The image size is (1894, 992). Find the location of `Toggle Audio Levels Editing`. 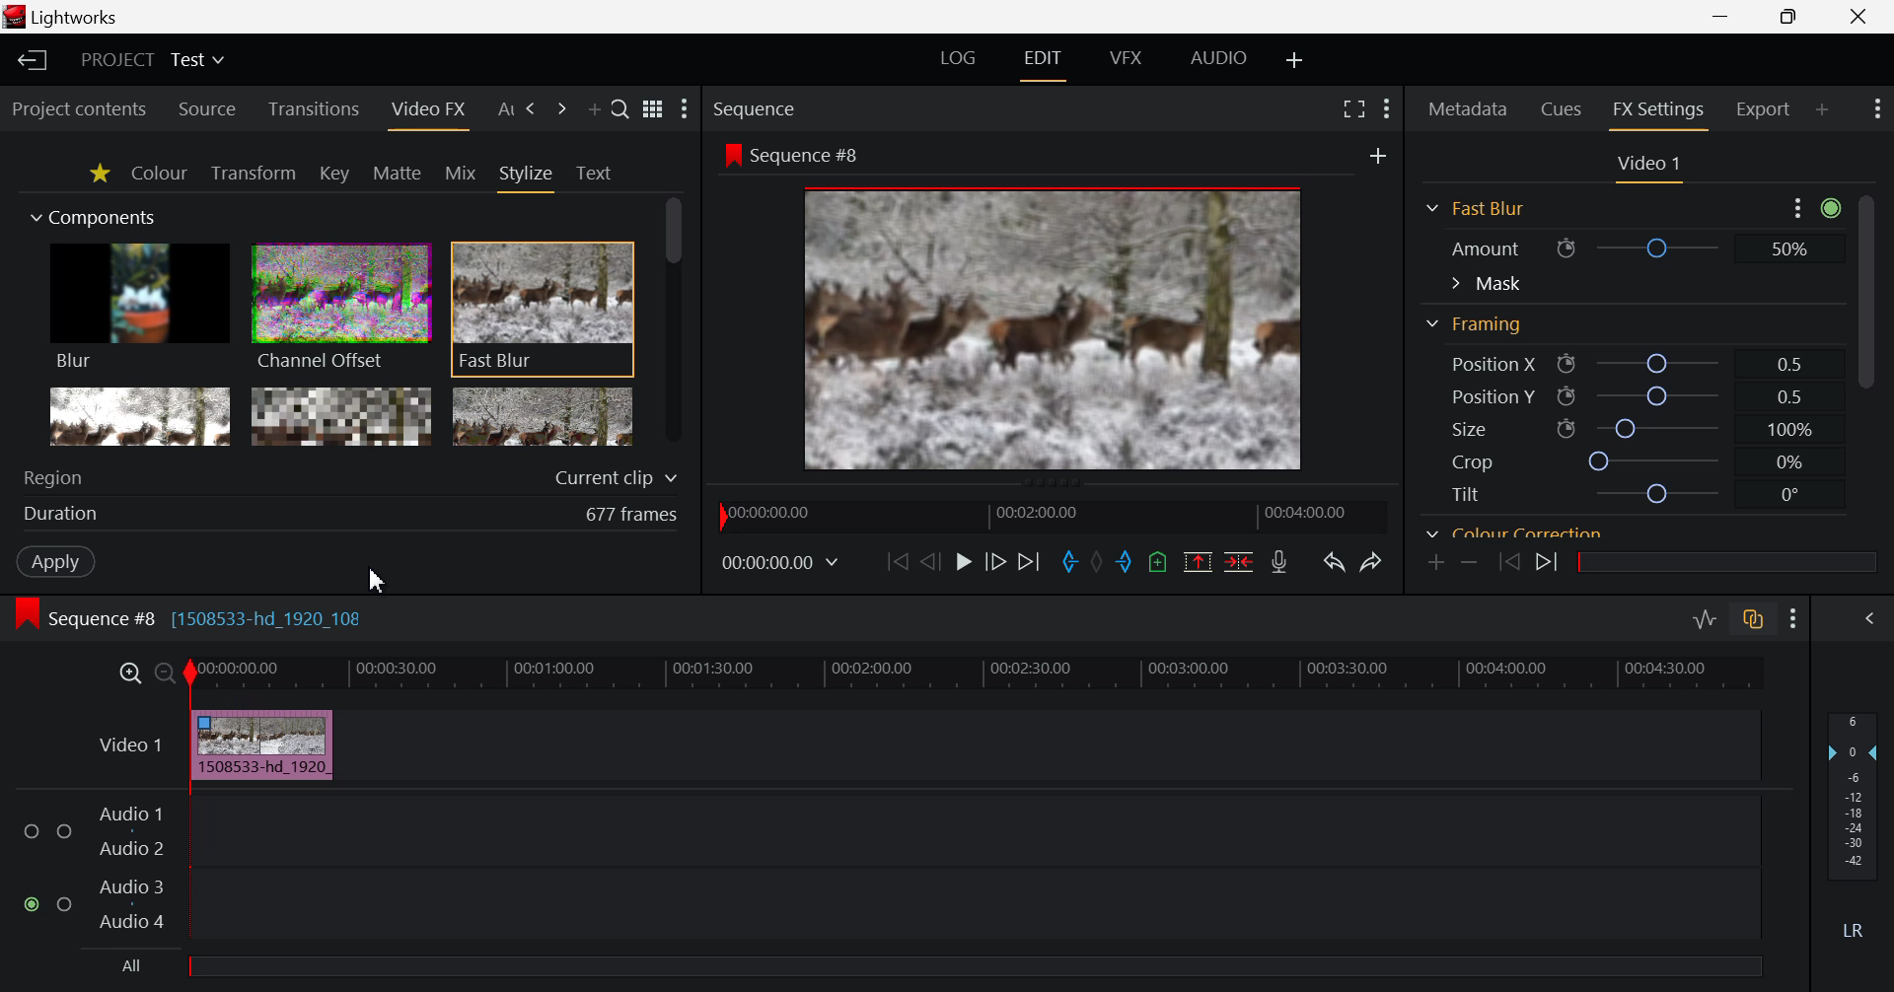

Toggle Audio Levels Editing is located at coordinates (1706, 619).